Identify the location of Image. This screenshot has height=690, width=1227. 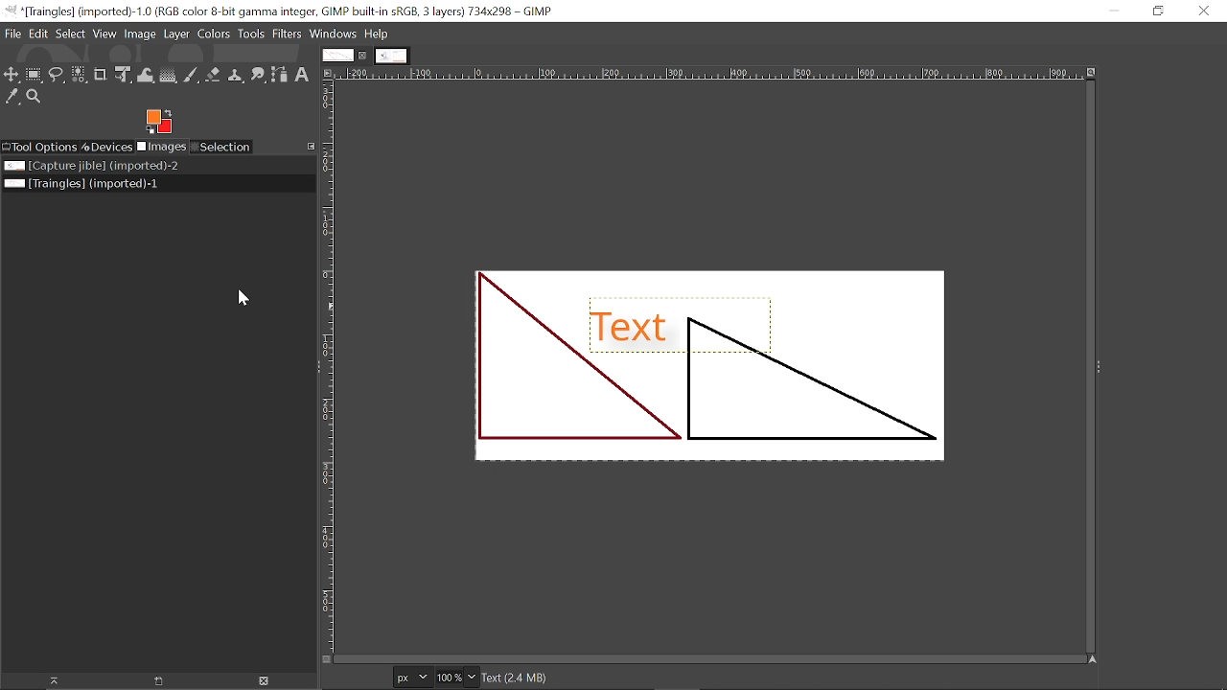
(140, 34).